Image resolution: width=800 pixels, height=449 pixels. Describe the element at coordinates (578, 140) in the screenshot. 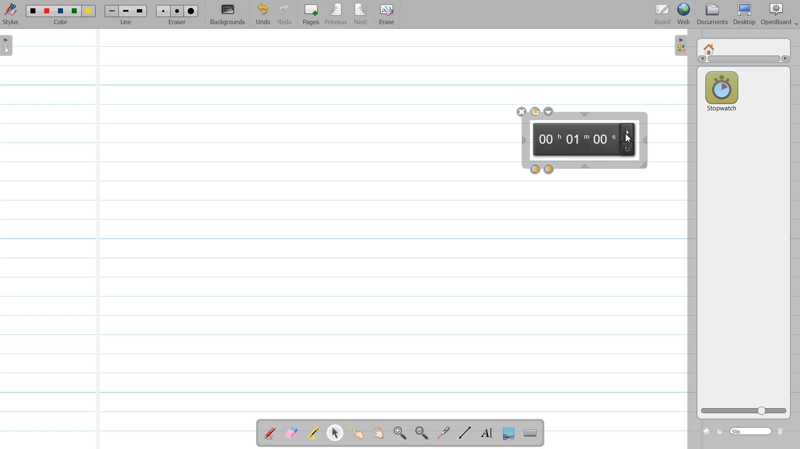

I see `01 Minute set` at that location.